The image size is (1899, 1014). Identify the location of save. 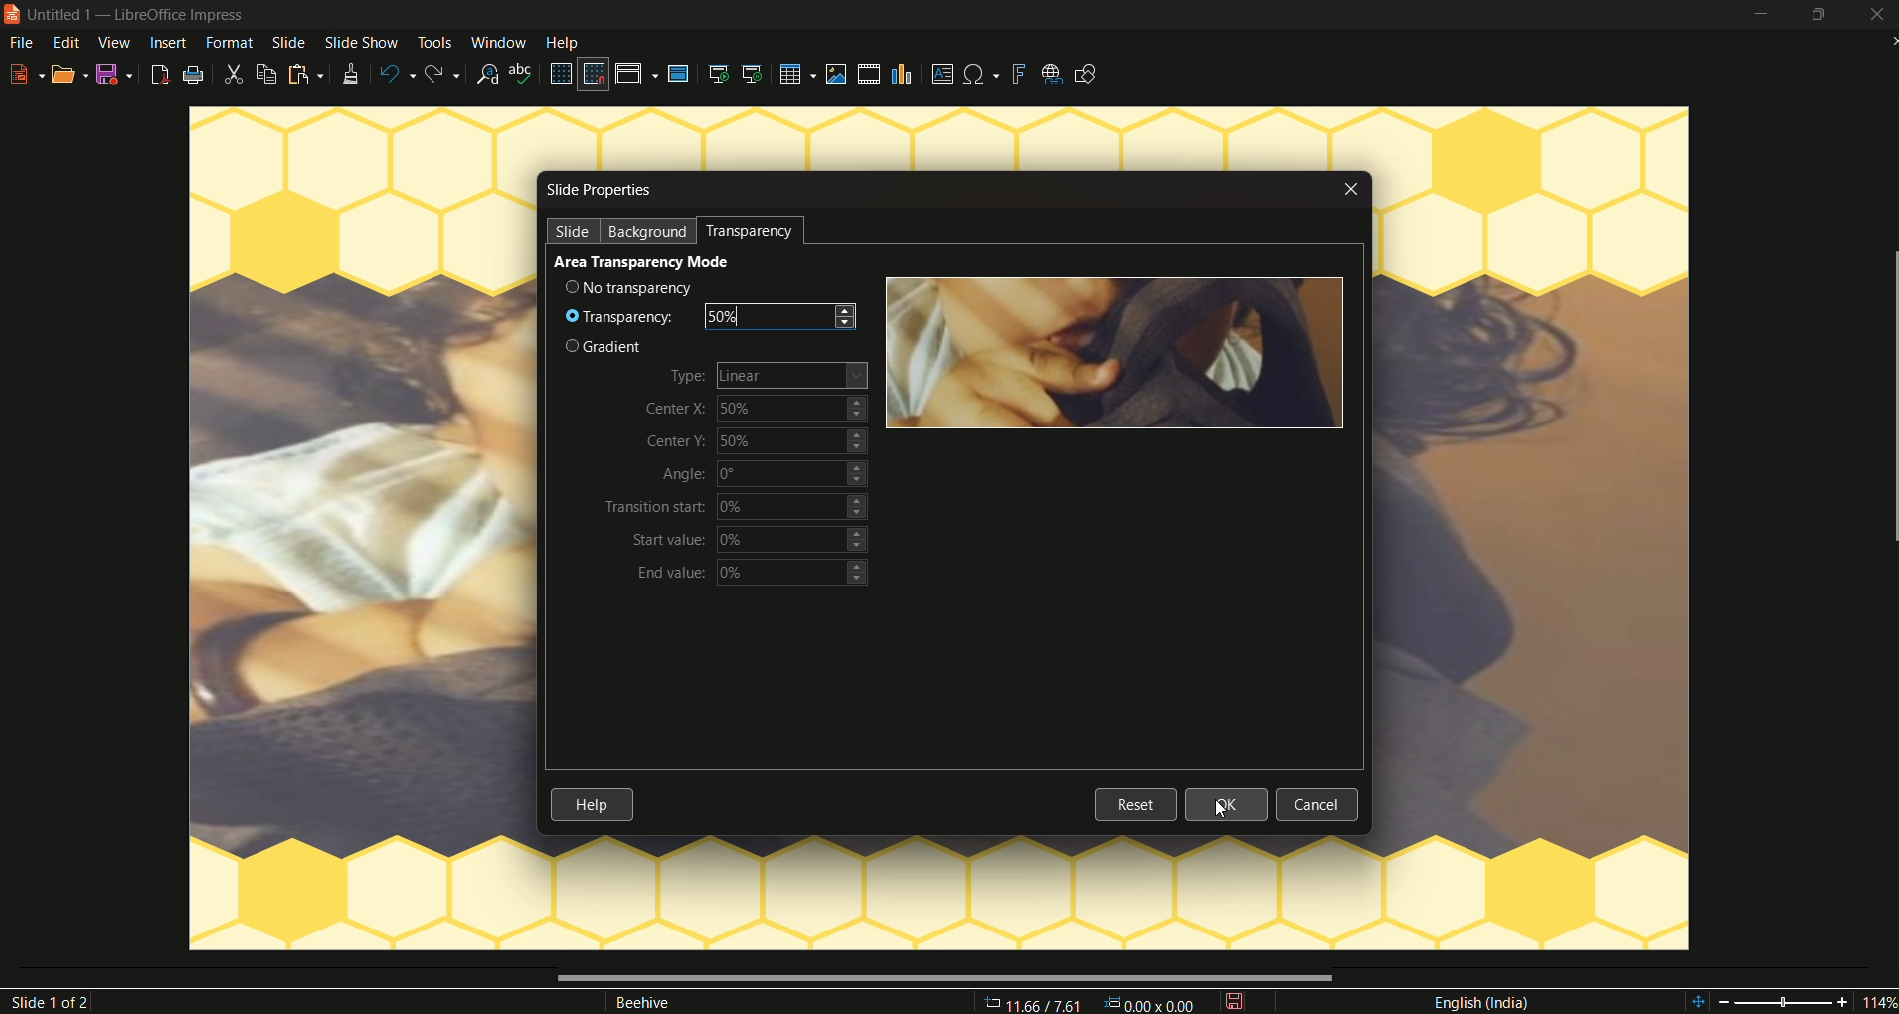
(1236, 1003).